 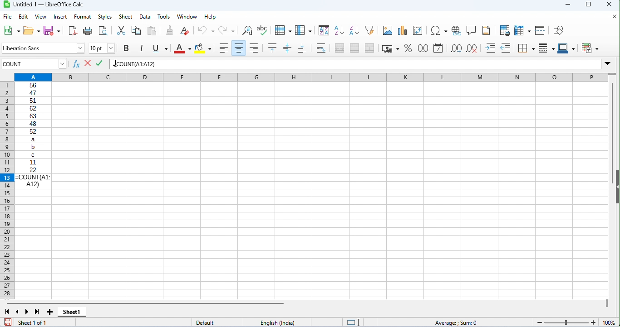 What do you see at coordinates (590, 48) in the screenshot?
I see `conditional` at bounding box center [590, 48].